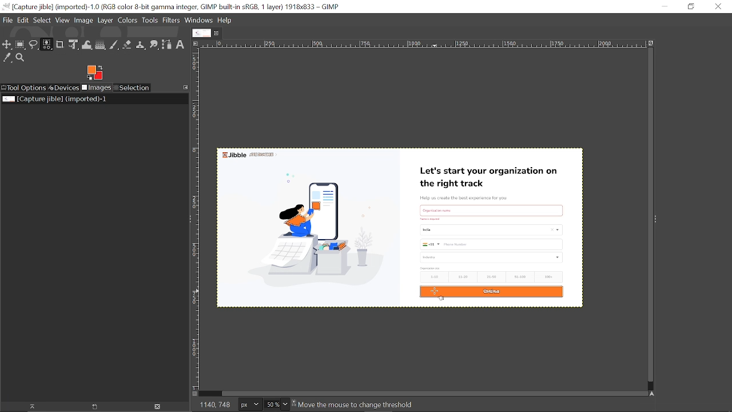  What do you see at coordinates (60, 44) in the screenshot?
I see `Crop tool` at bounding box center [60, 44].